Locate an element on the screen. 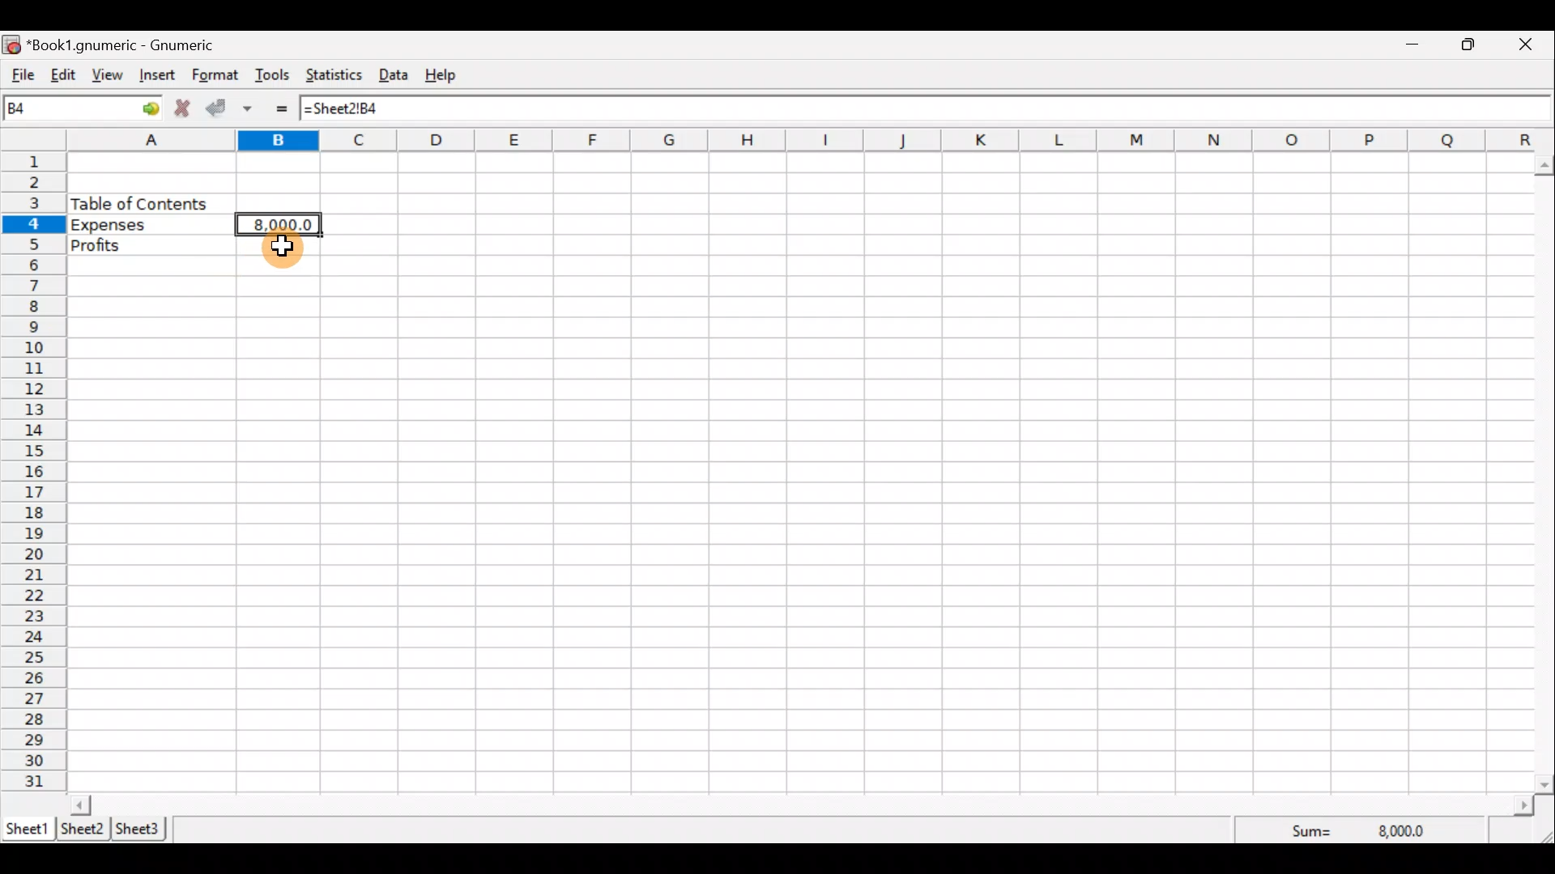 The image size is (1555, 874). Maximize/Minimize is located at coordinates (1473, 45).